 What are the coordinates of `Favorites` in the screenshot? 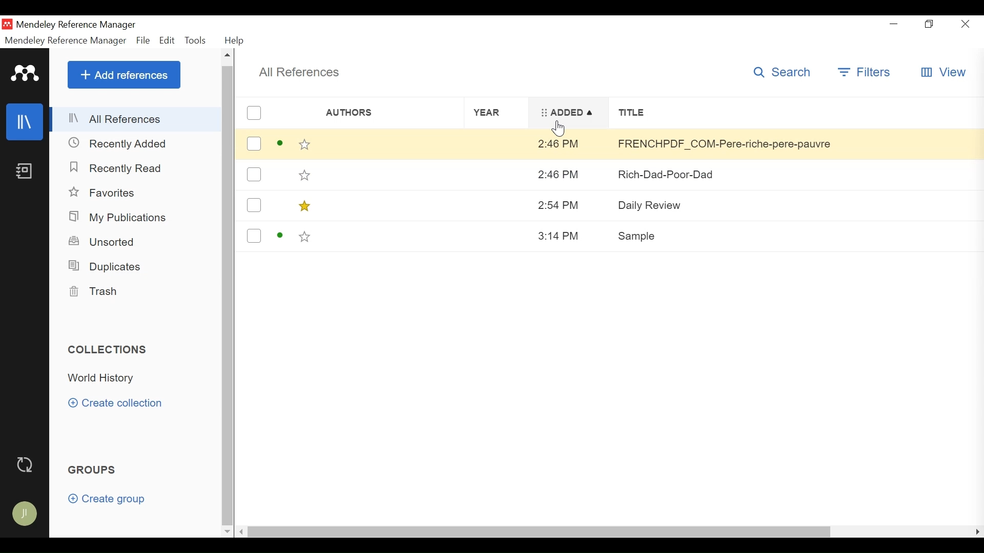 It's located at (104, 194).